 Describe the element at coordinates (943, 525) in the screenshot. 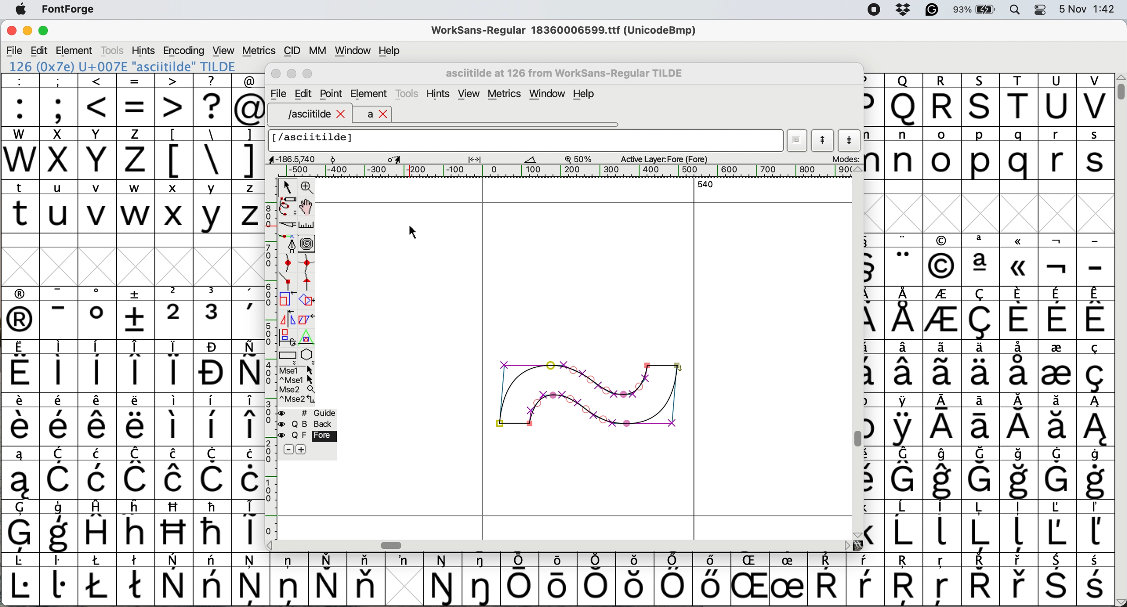

I see `symbol` at that location.